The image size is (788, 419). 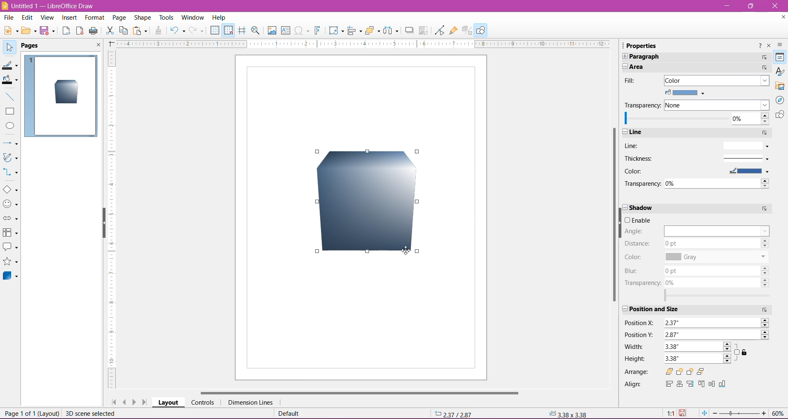 I want to click on Close Sidebar Deck, so click(x=769, y=46).